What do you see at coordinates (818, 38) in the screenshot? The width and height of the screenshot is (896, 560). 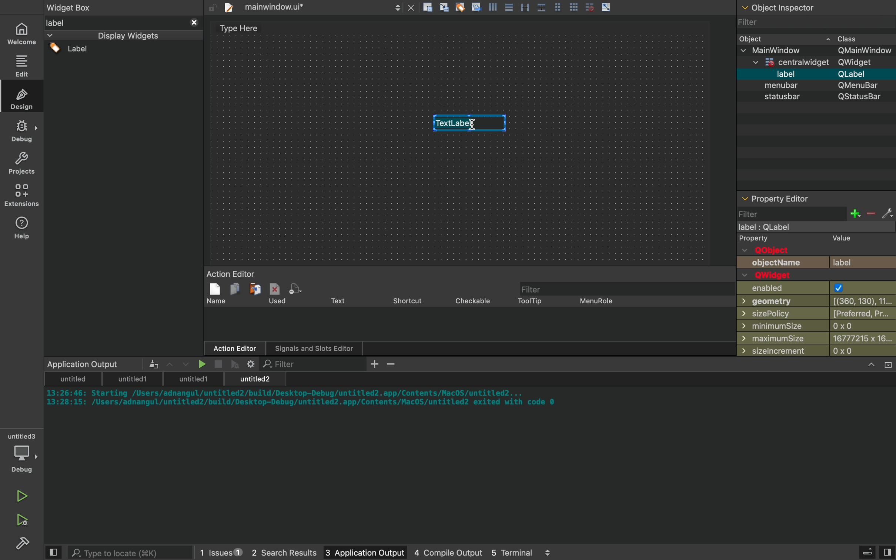 I see `widget class` at bounding box center [818, 38].